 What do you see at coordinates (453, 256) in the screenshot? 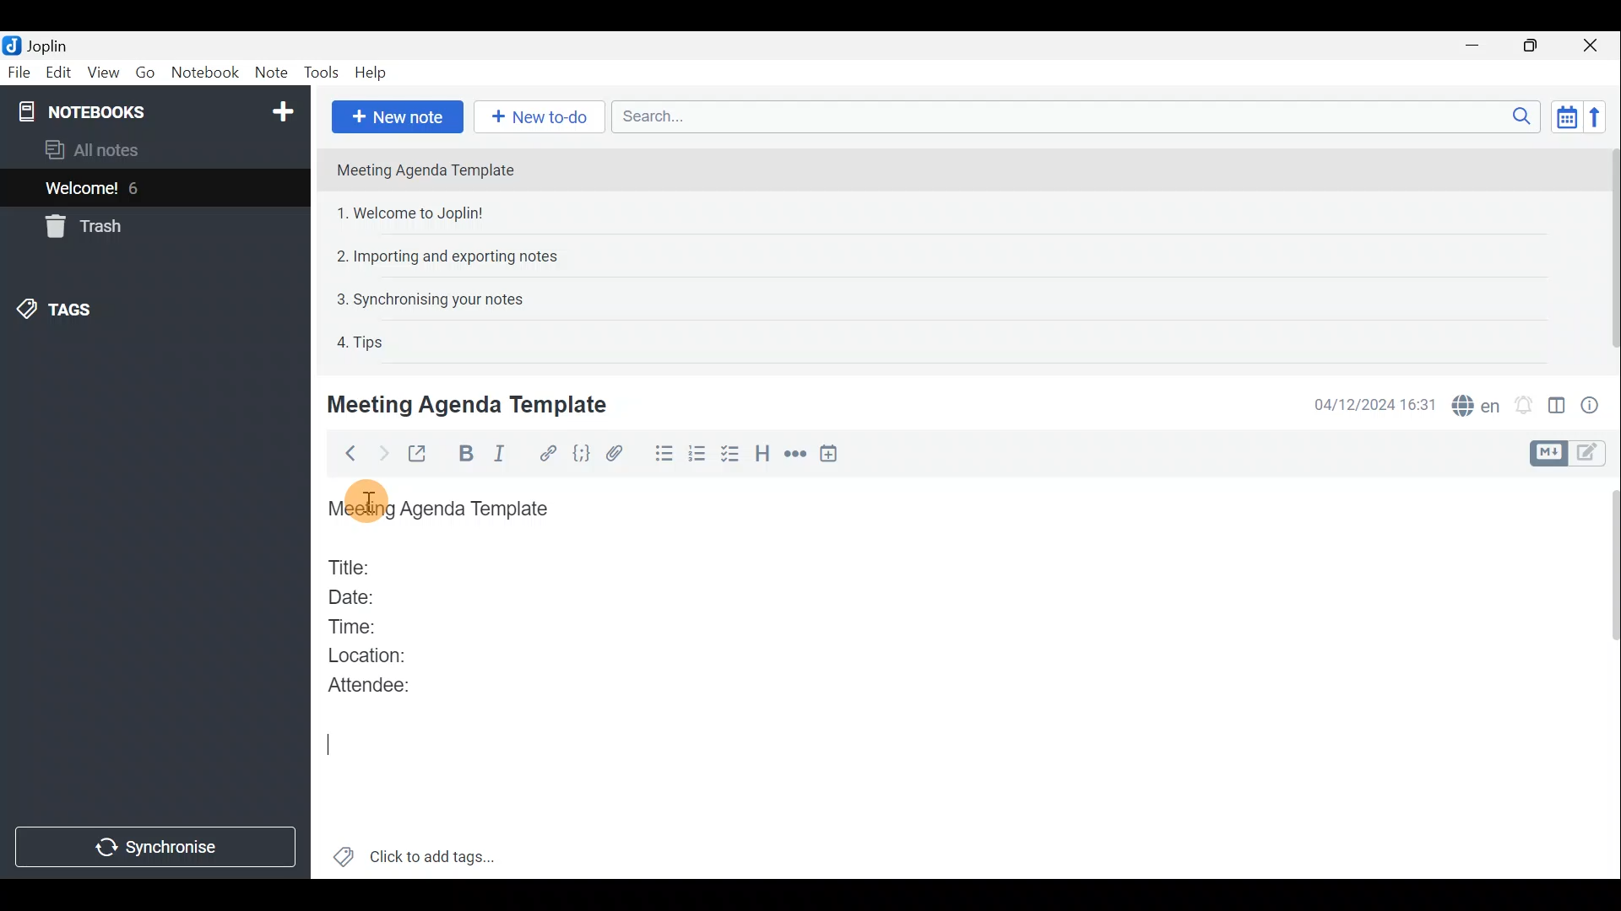
I see `2. Importing and exporting notes` at bounding box center [453, 256].